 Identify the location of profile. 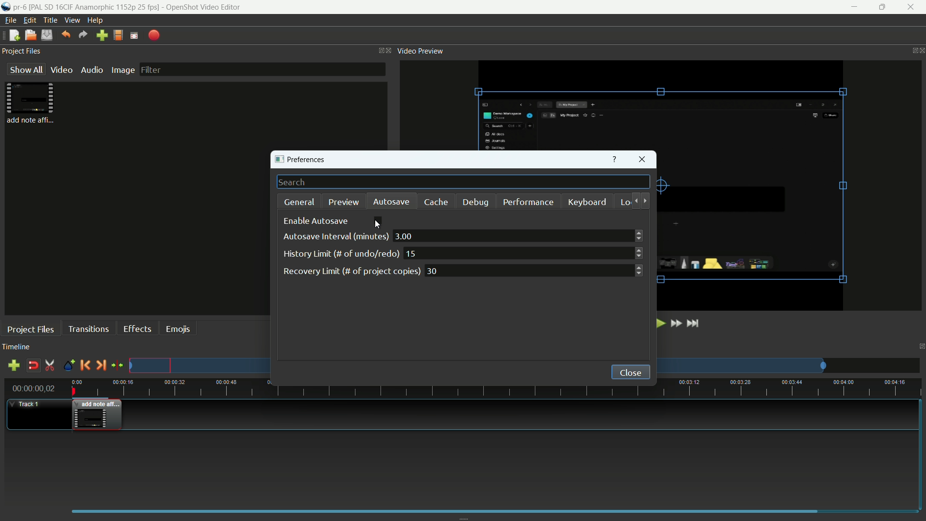
(95, 7).